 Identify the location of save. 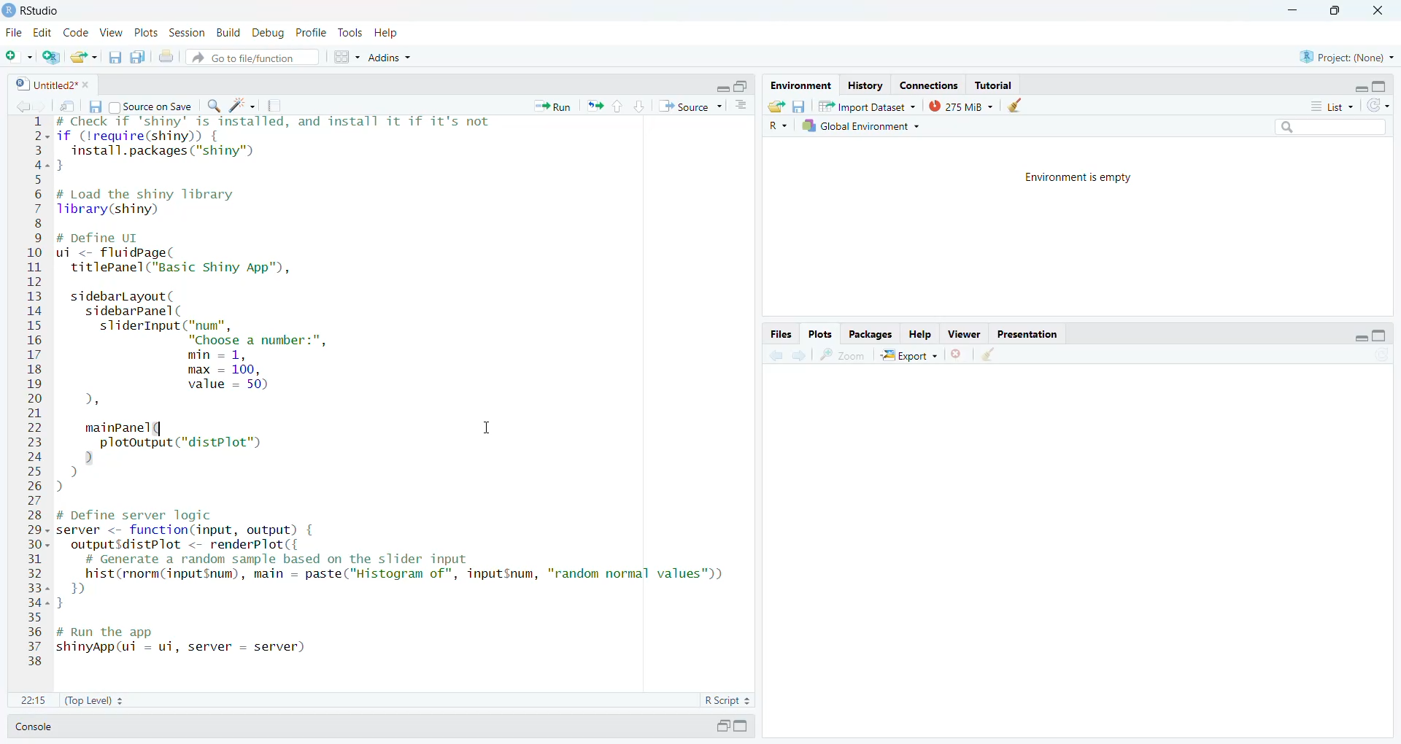
(115, 58).